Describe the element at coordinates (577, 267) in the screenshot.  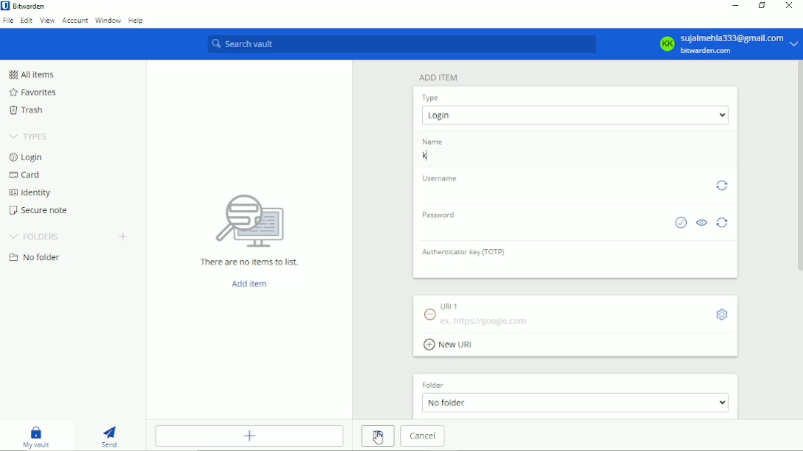
I see `add authenticator key` at that location.